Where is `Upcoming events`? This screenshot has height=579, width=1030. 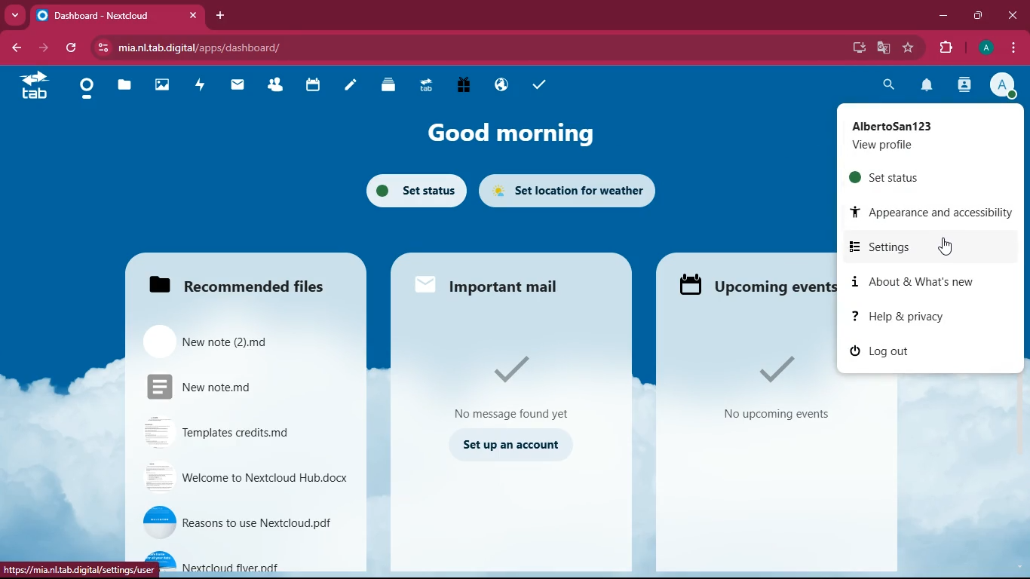
Upcoming events is located at coordinates (752, 286).